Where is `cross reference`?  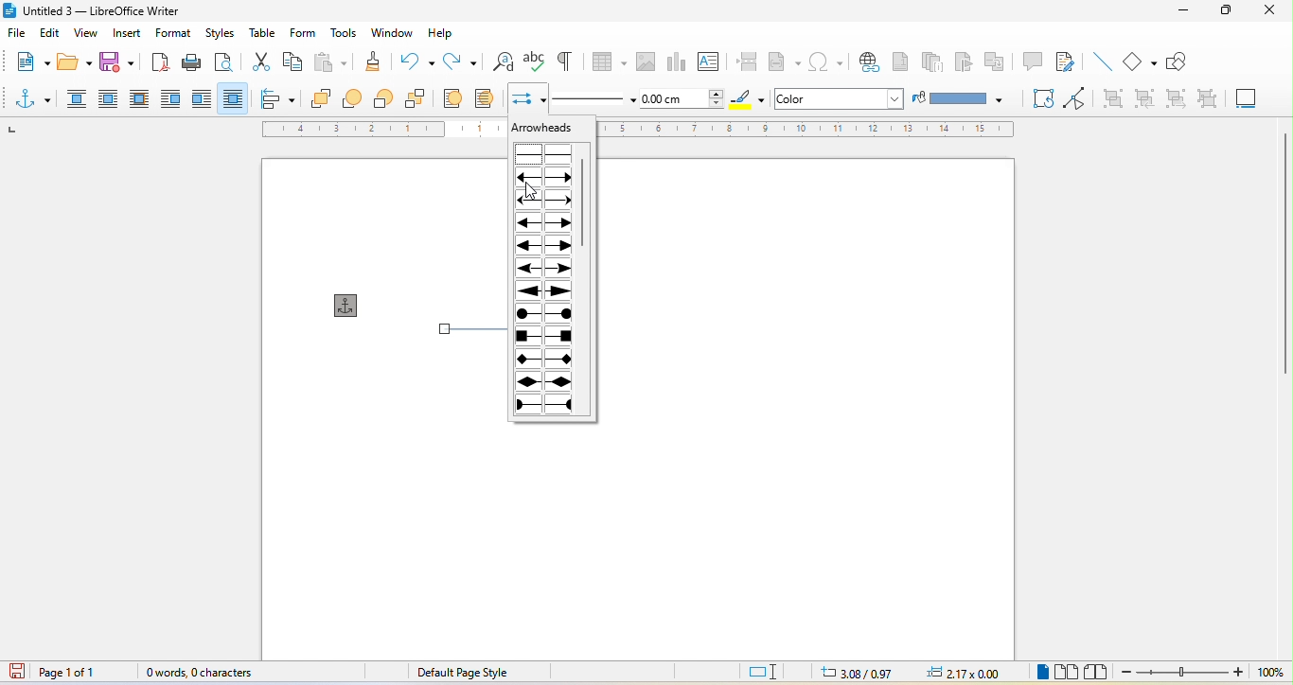
cross reference is located at coordinates (995, 61).